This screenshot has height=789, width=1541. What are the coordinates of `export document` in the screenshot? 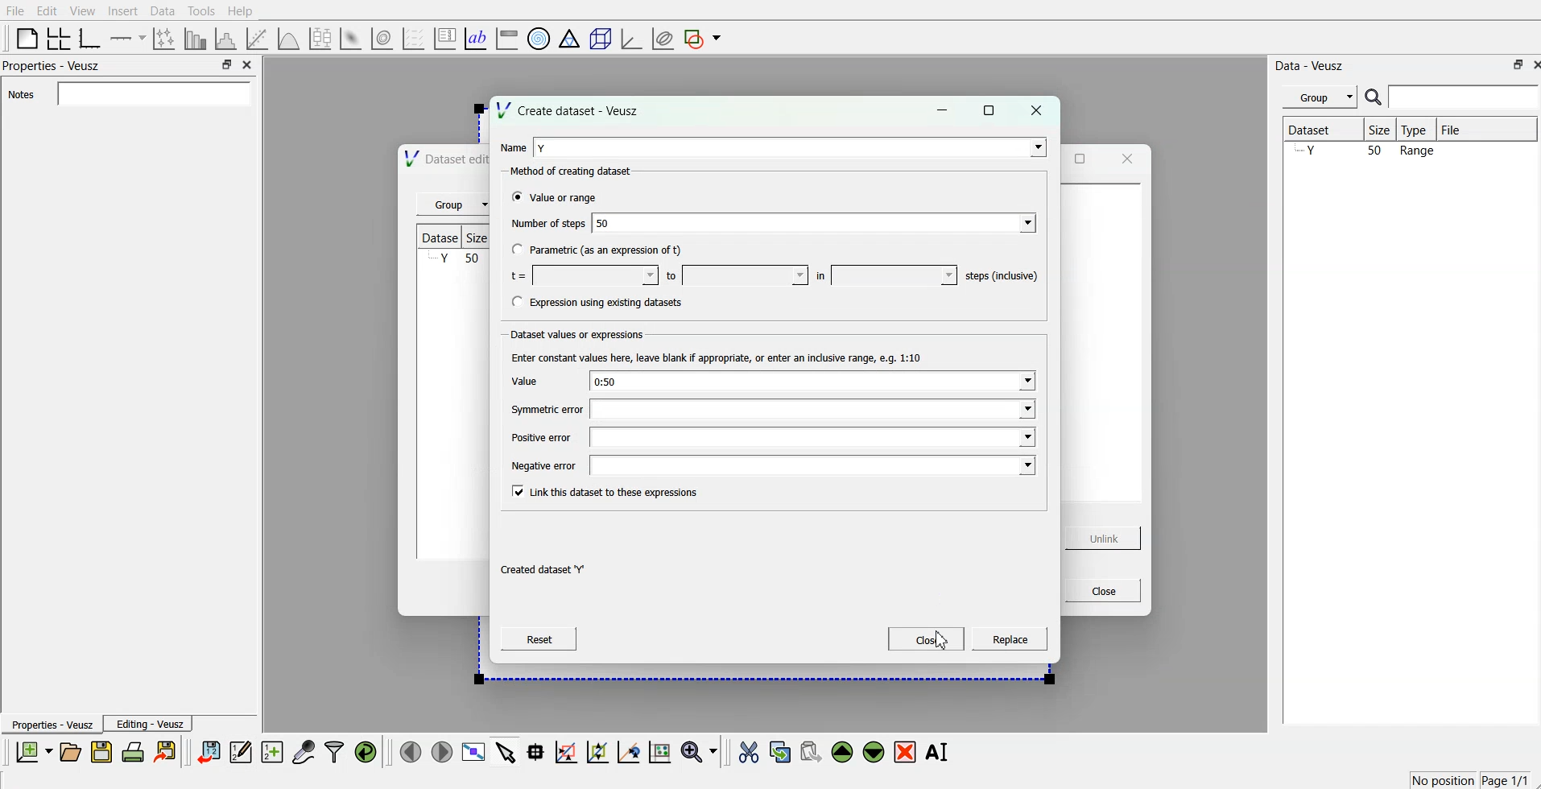 It's located at (166, 753).